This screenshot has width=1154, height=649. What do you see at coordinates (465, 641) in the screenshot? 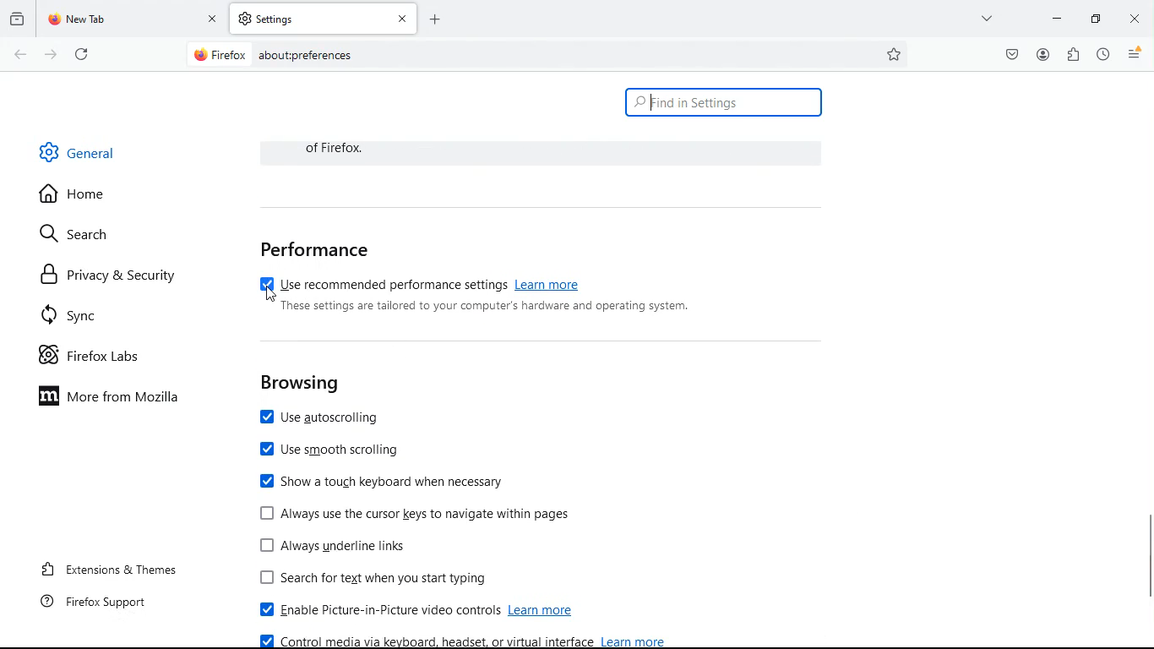
I see `control media via keyboard, headset, or virtual interface learn more` at bounding box center [465, 641].